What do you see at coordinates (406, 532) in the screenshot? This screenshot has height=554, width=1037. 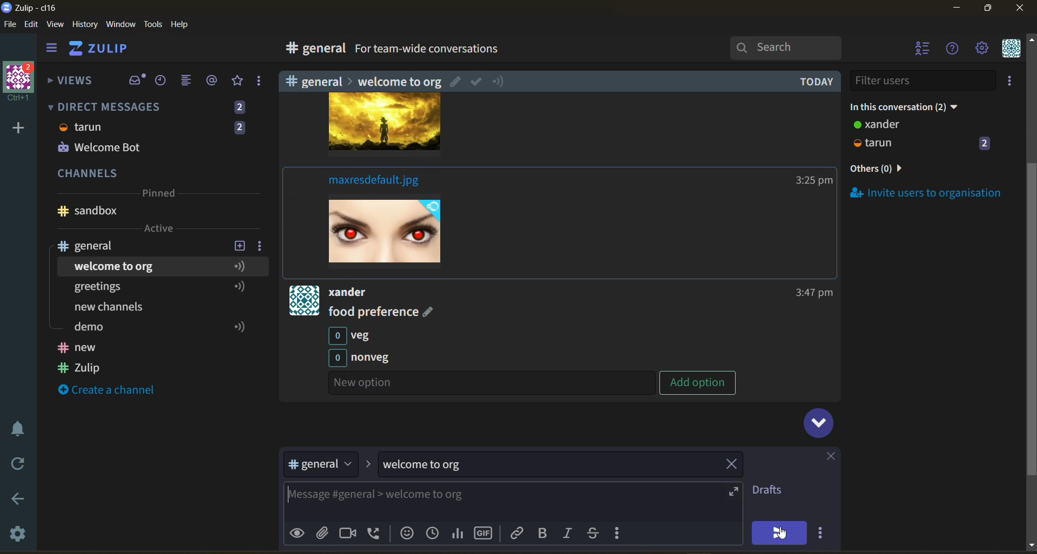 I see `add emoji` at bounding box center [406, 532].